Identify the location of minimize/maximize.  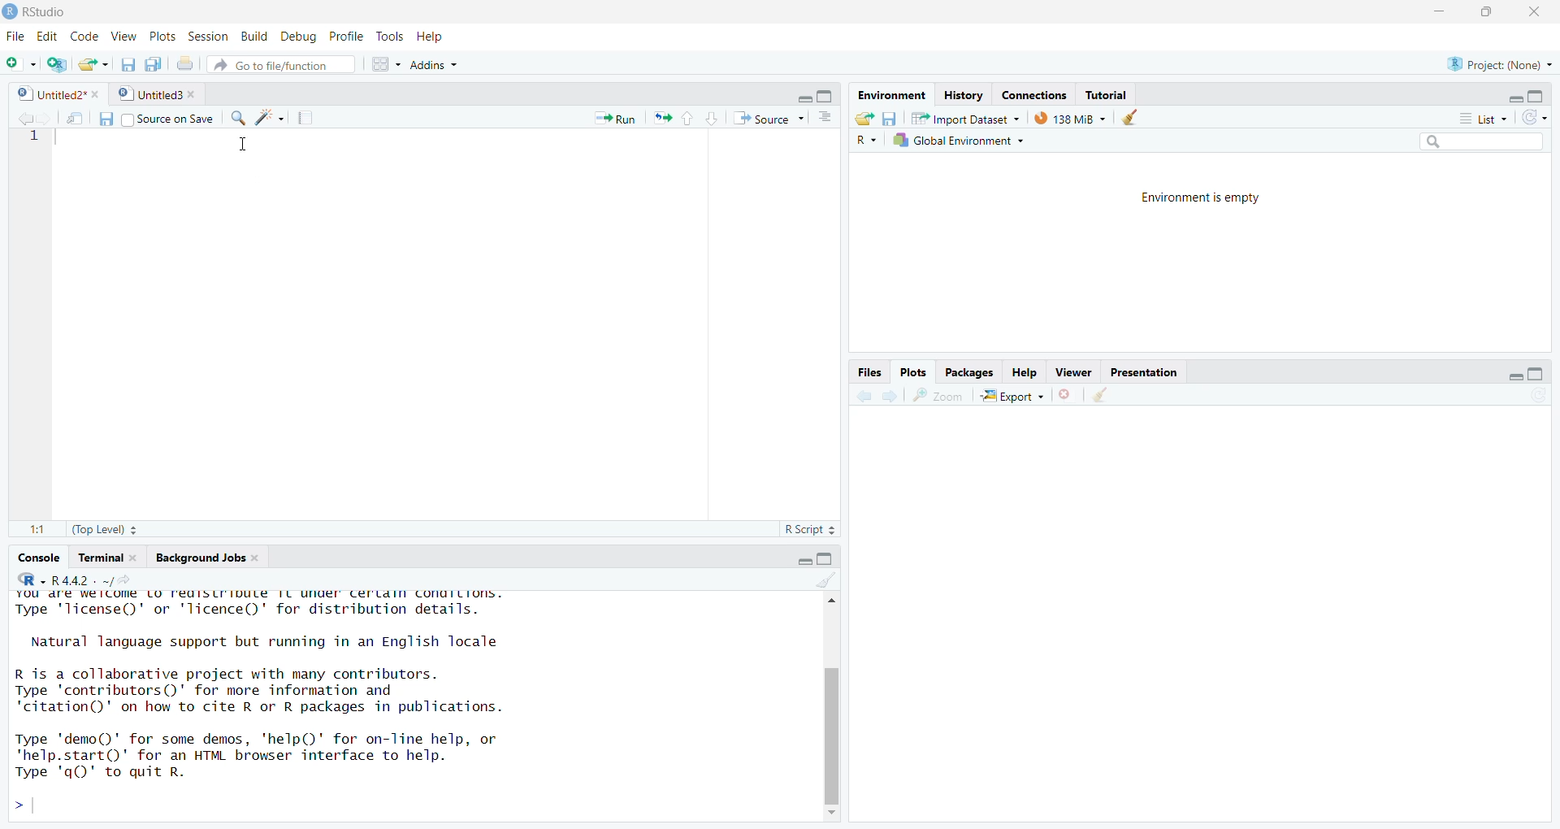
(817, 92).